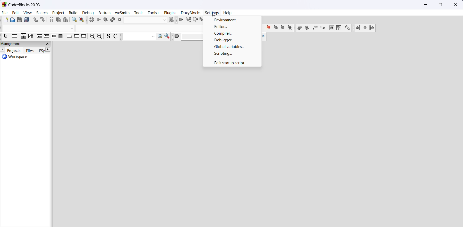 The width and height of the screenshot is (463, 227). I want to click on code completion, so click(100, 28).